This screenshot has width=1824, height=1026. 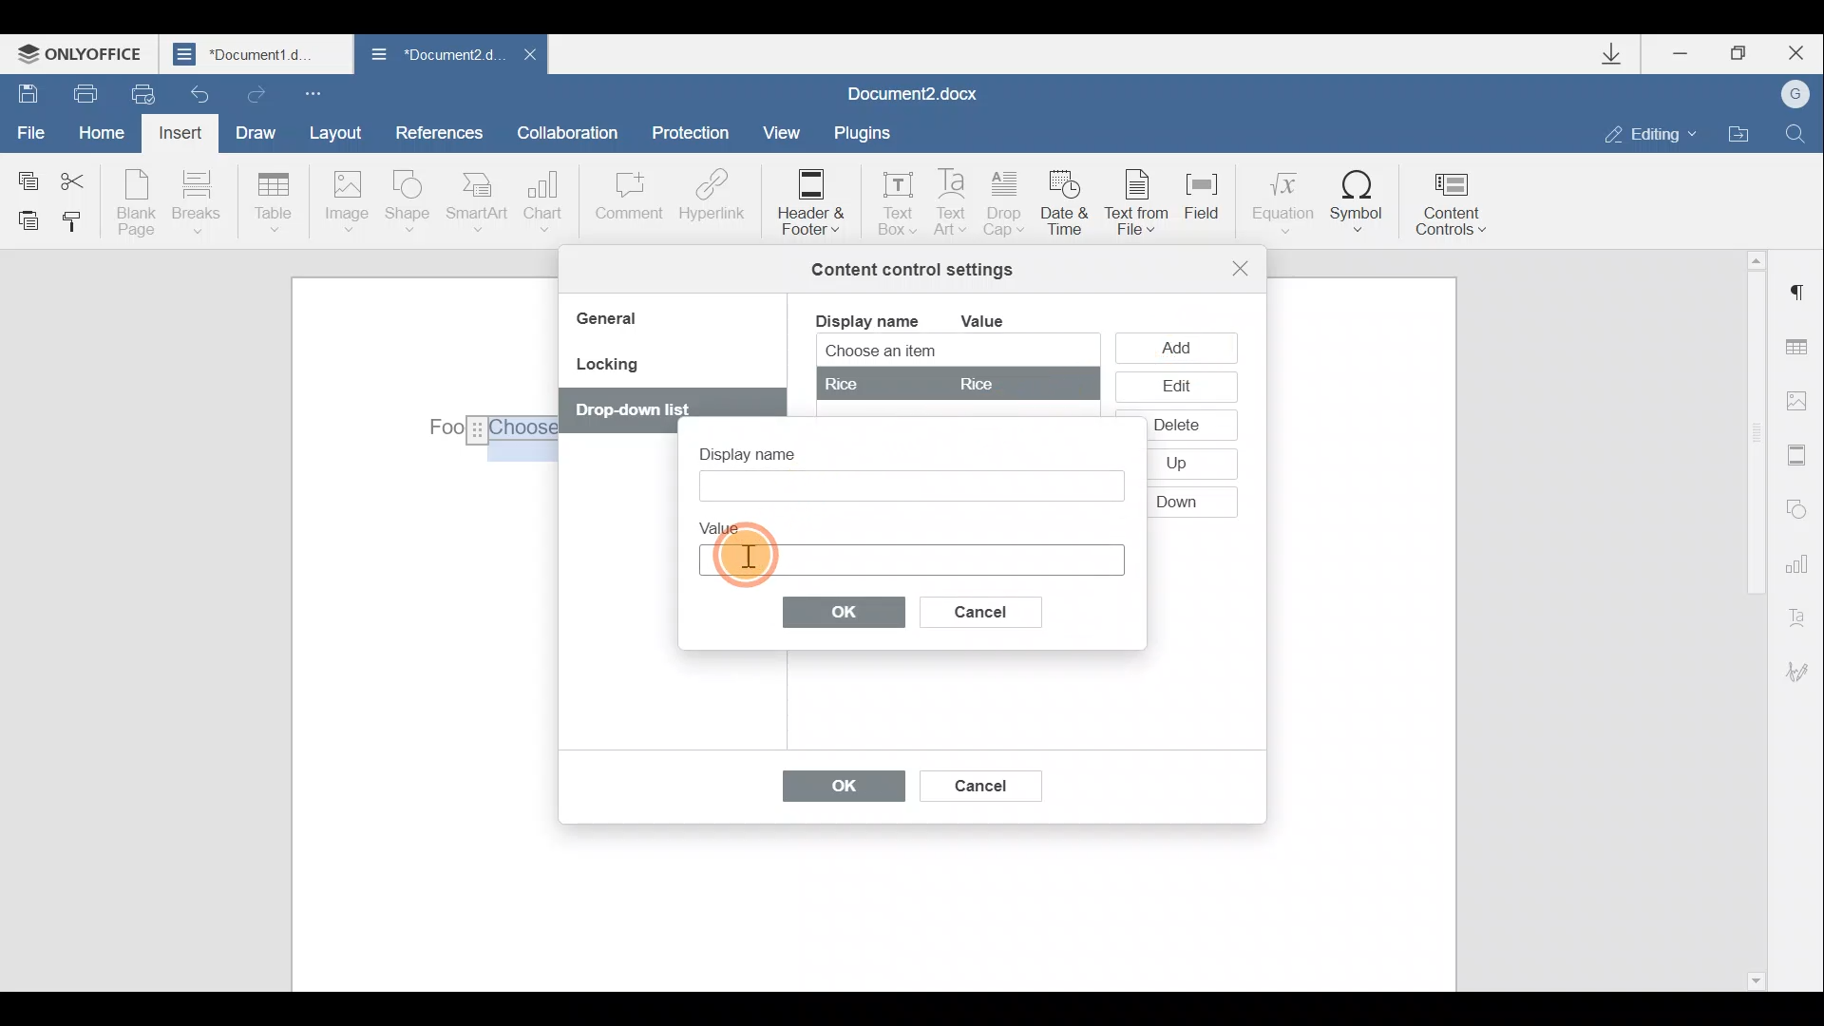 What do you see at coordinates (141, 95) in the screenshot?
I see `Quick print` at bounding box center [141, 95].